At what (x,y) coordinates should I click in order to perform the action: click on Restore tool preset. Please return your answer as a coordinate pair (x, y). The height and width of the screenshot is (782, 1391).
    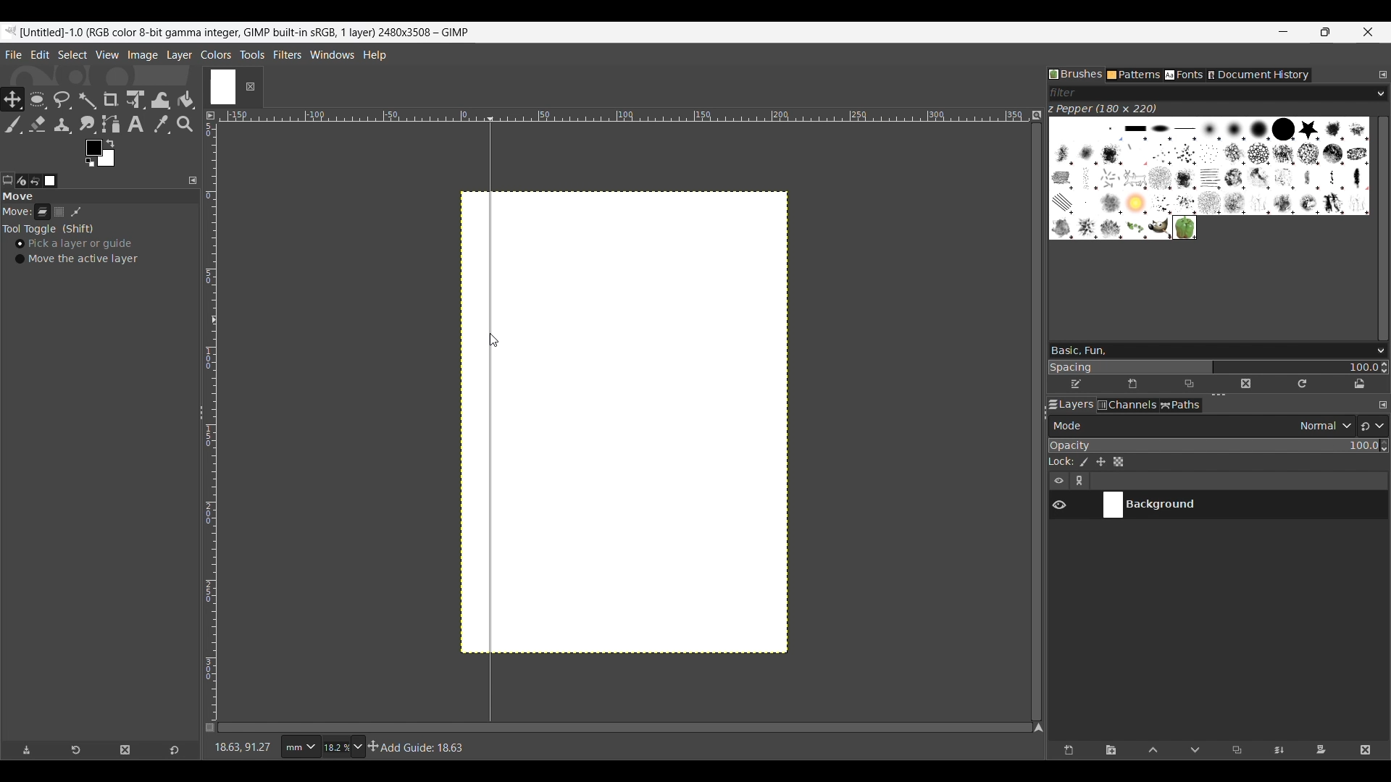
    Looking at the image, I should click on (76, 751).